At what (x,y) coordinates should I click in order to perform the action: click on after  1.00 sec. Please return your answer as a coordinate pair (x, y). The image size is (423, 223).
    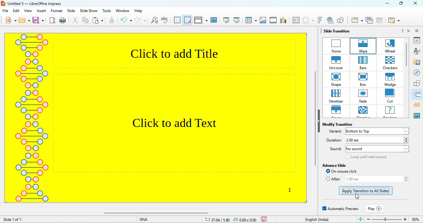
    Looking at the image, I should click on (368, 180).